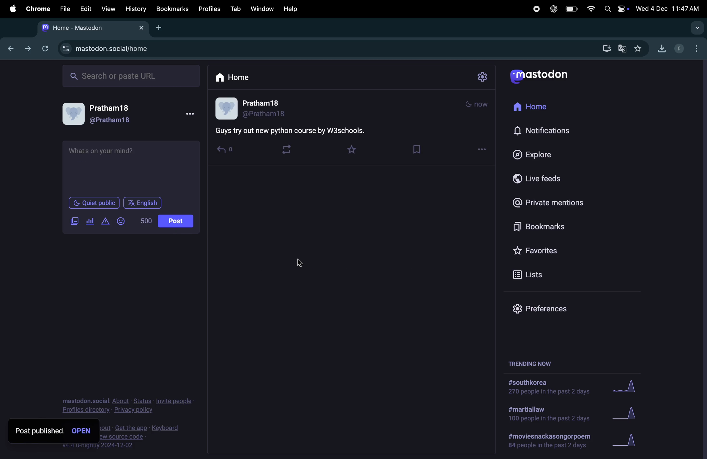 This screenshot has width=707, height=459. I want to click on apple widgets, so click(615, 8).